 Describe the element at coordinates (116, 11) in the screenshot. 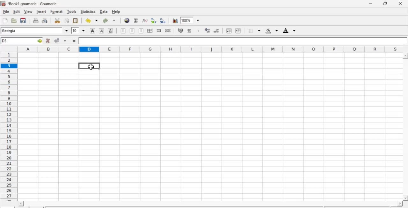

I see `Help` at that location.